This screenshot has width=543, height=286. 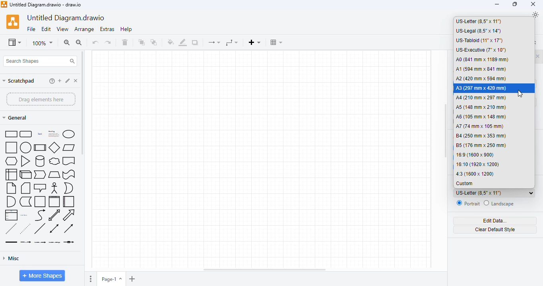 I want to click on dotted line, so click(x=25, y=228).